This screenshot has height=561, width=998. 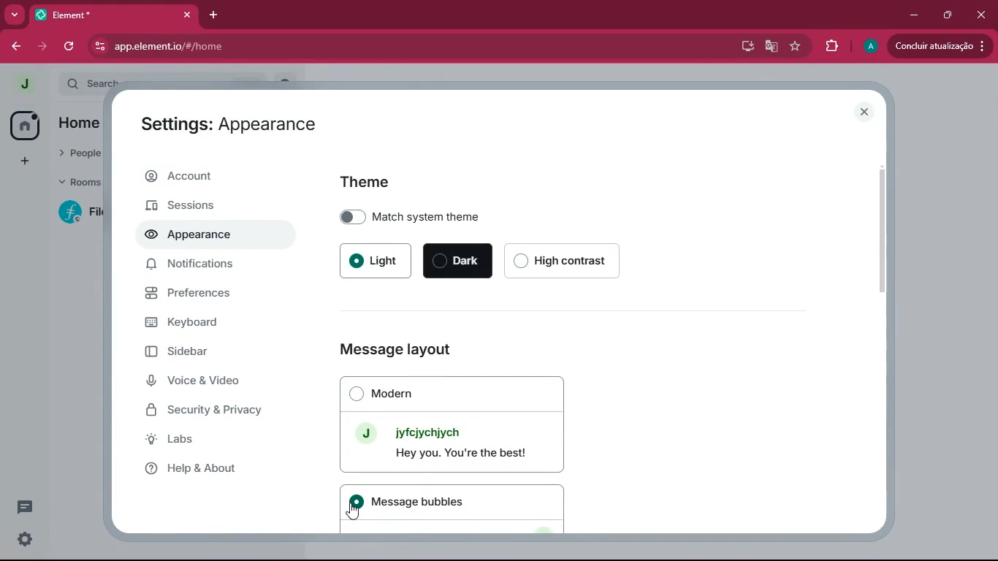 I want to click on J Jyfeiychiych Hey you. You're the best!, so click(x=454, y=443).